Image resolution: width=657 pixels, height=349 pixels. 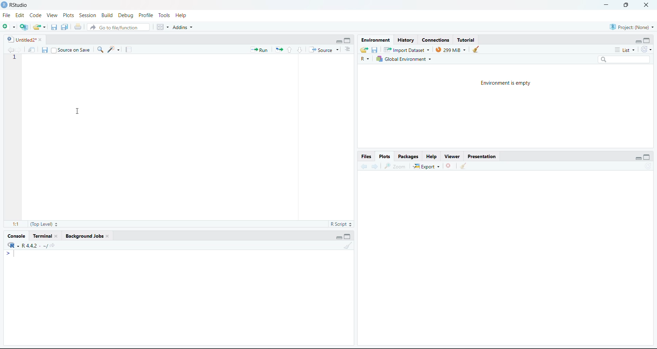 What do you see at coordinates (364, 59) in the screenshot?
I see `R` at bounding box center [364, 59].